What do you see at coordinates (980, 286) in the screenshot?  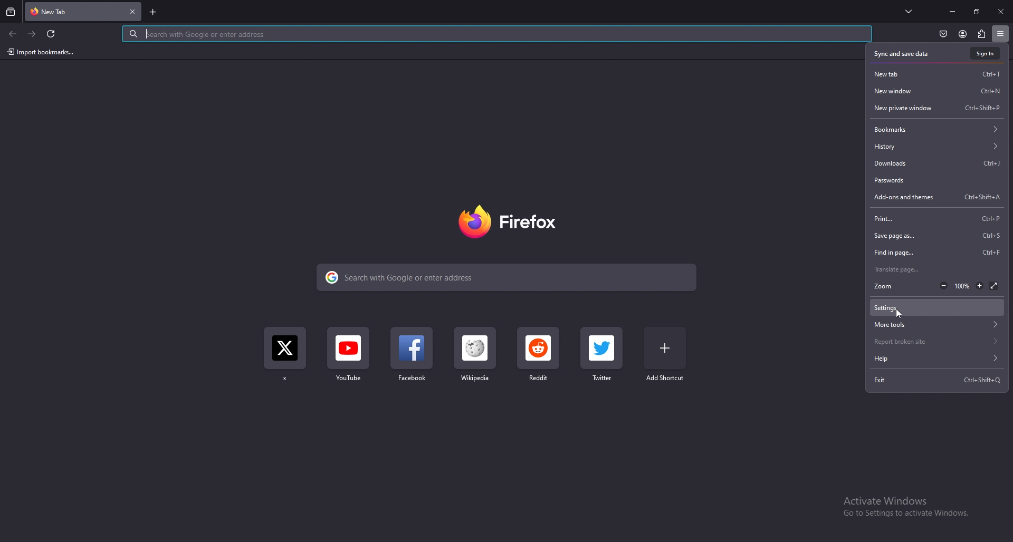 I see `zoom in` at bounding box center [980, 286].